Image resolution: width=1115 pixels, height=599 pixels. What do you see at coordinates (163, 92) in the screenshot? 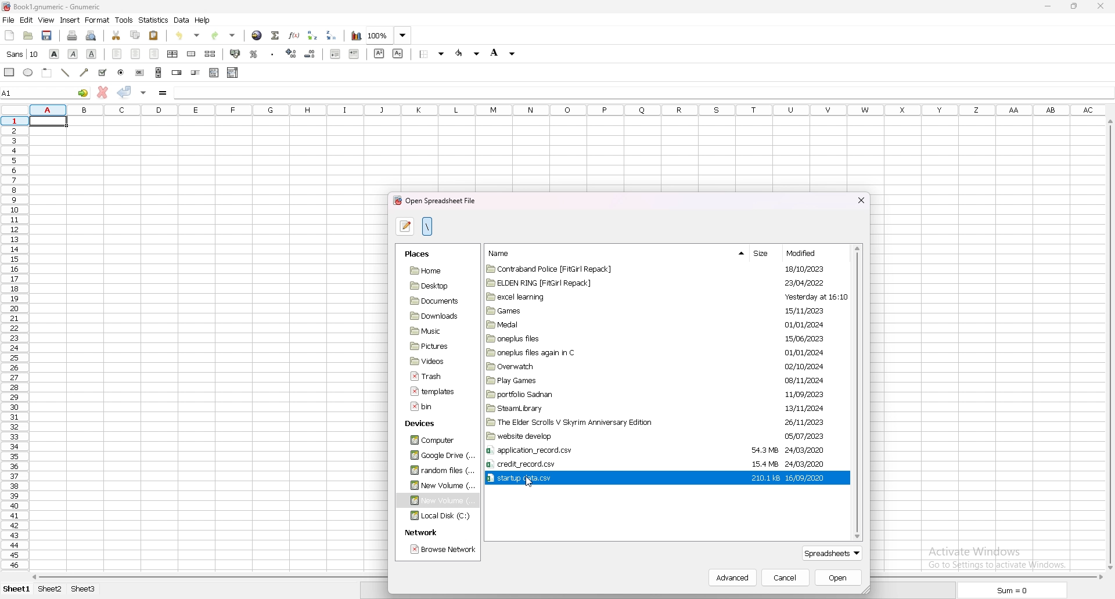
I see `formula` at bounding box center [163, 92].